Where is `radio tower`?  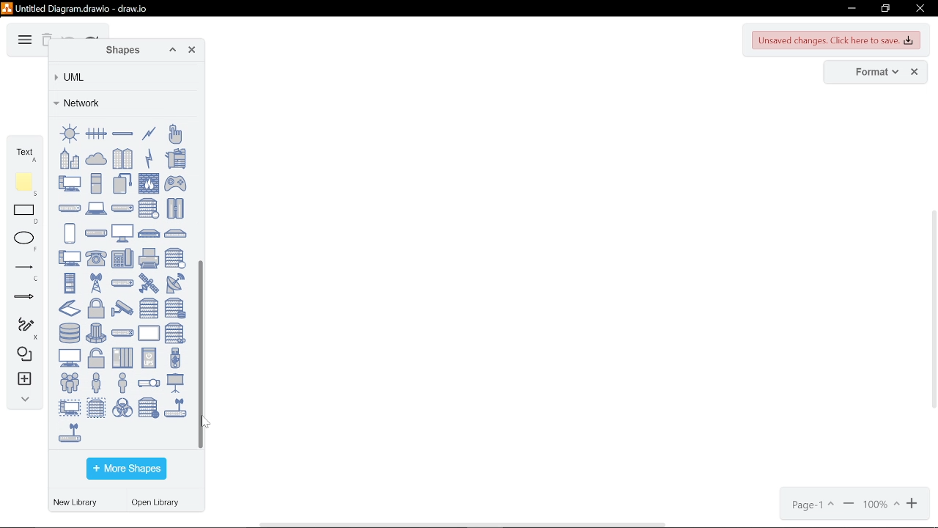 radio tower is located at coordinates (96, 282).